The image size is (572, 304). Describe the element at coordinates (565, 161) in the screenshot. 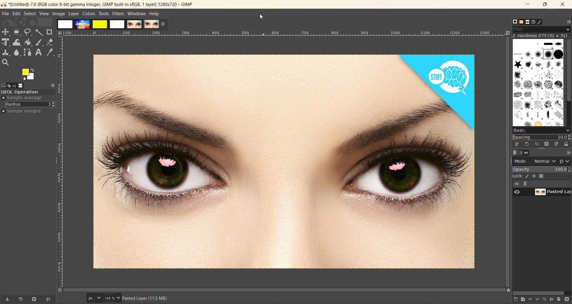

I see `switch to another group` at that location.